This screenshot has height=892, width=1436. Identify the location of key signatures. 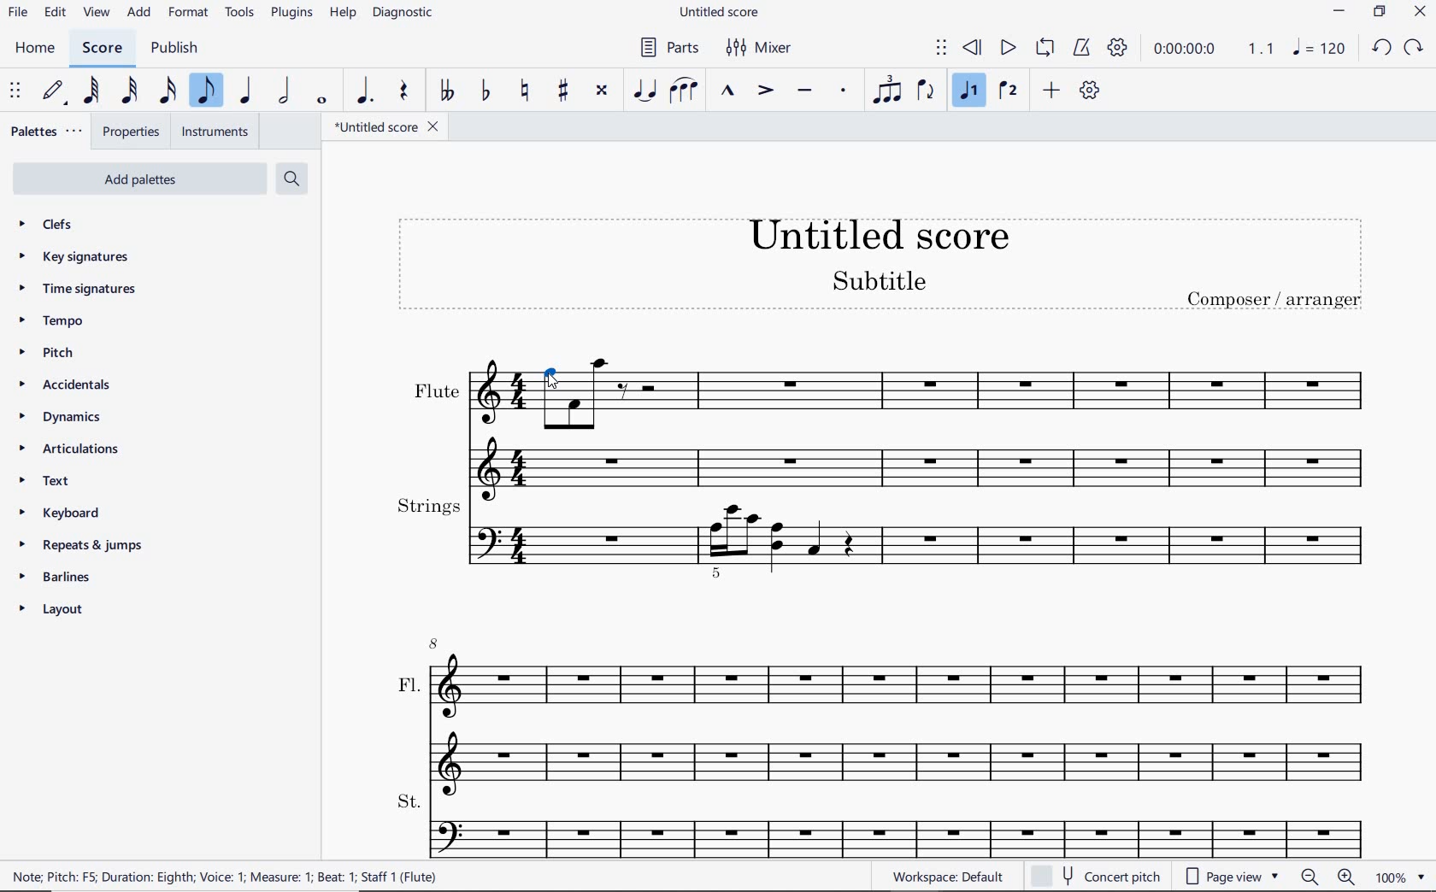
(78, 260).